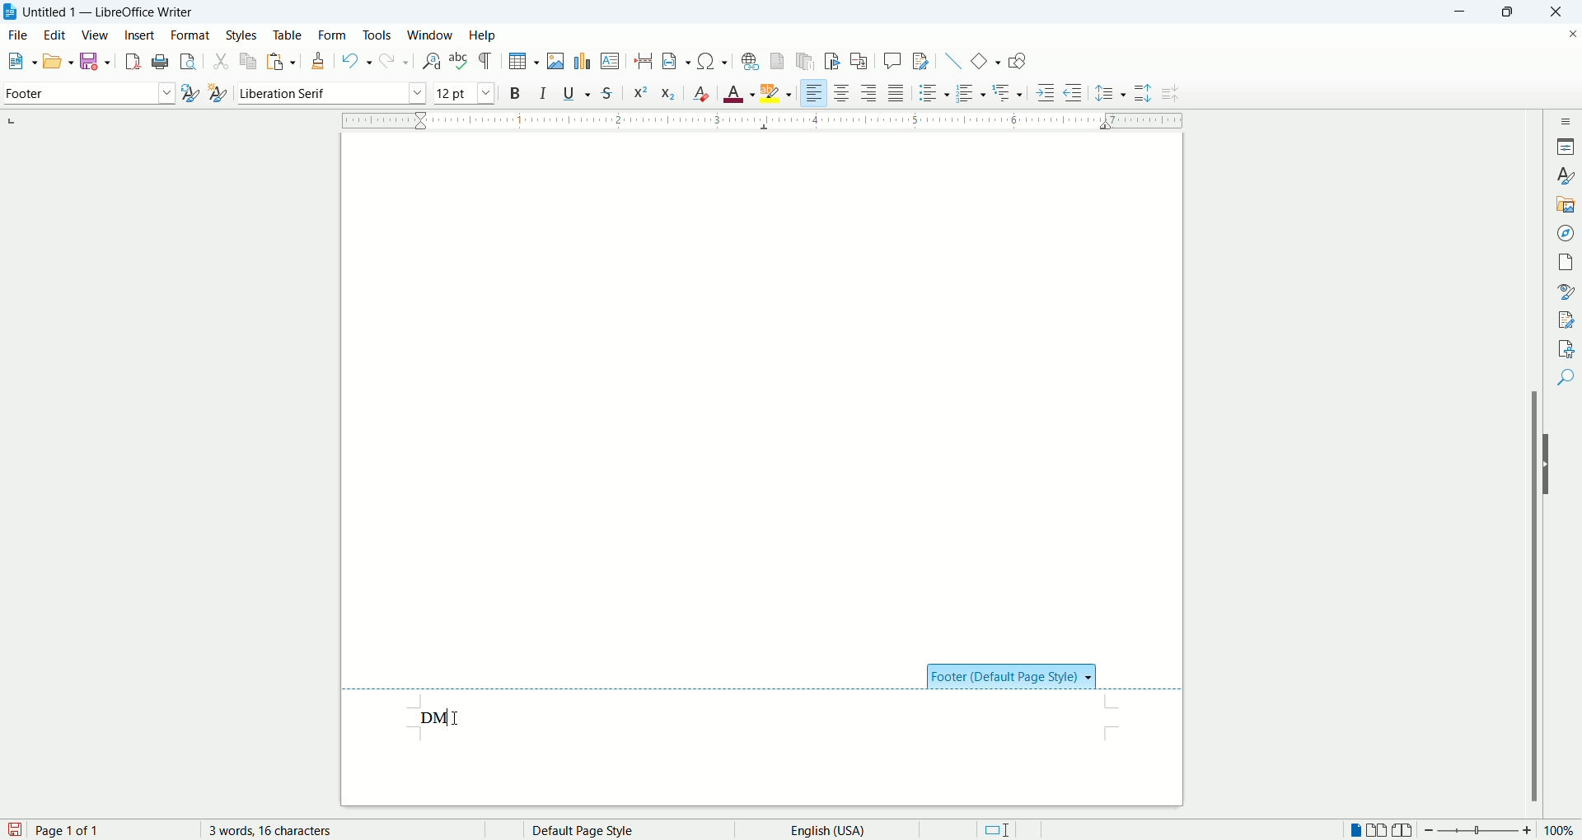  Describe the element at coordinates (284, 830) in the screenshot. I see `word count` at that location.